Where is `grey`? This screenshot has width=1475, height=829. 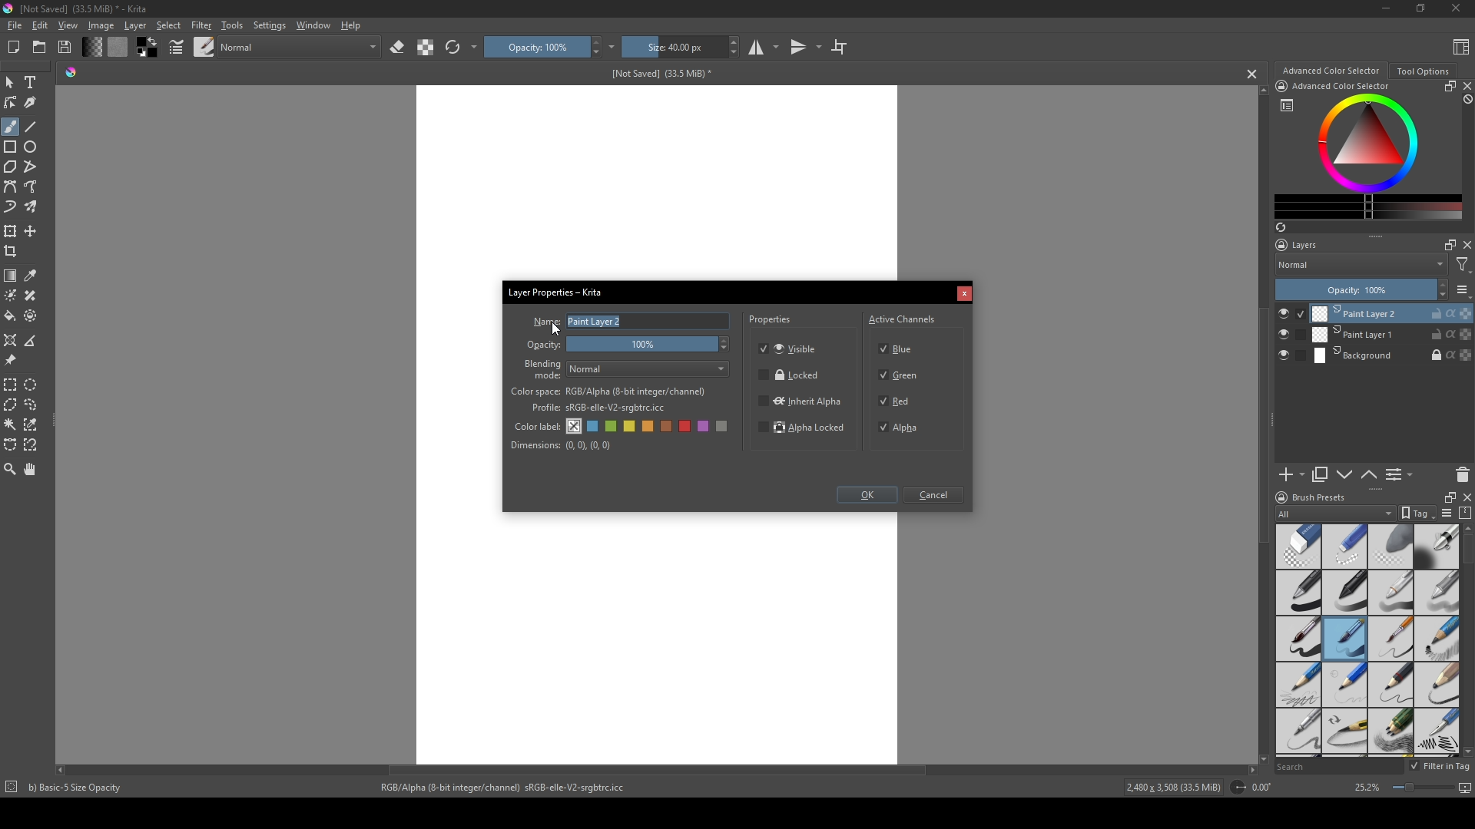 grey is located at coordinates (724, 428).